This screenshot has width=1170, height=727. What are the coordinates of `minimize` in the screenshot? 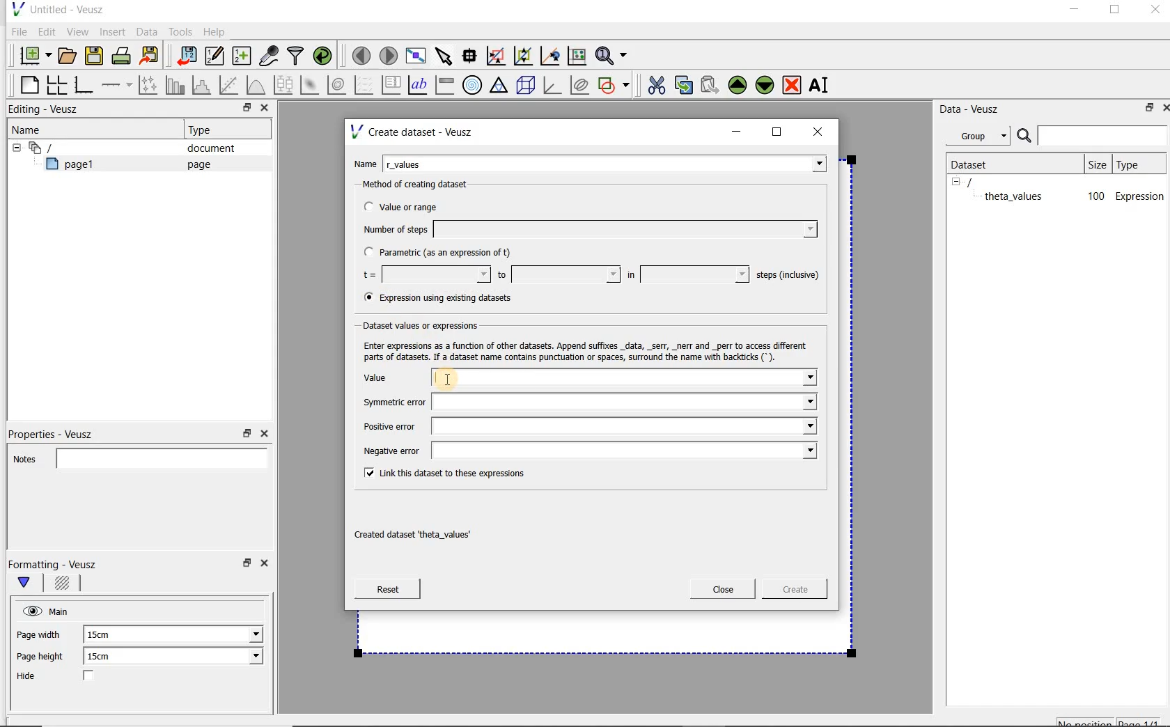 It's located at (1073, 11).